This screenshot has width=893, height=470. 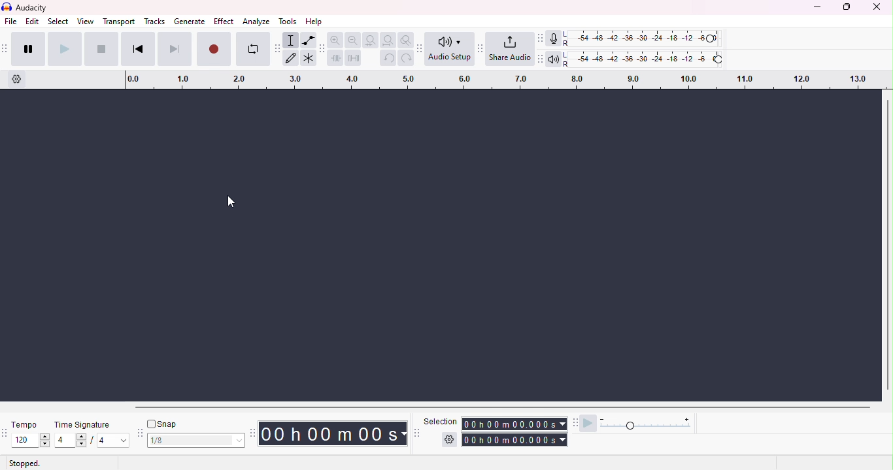 I want to click on tools, so click(x=288, y=22).